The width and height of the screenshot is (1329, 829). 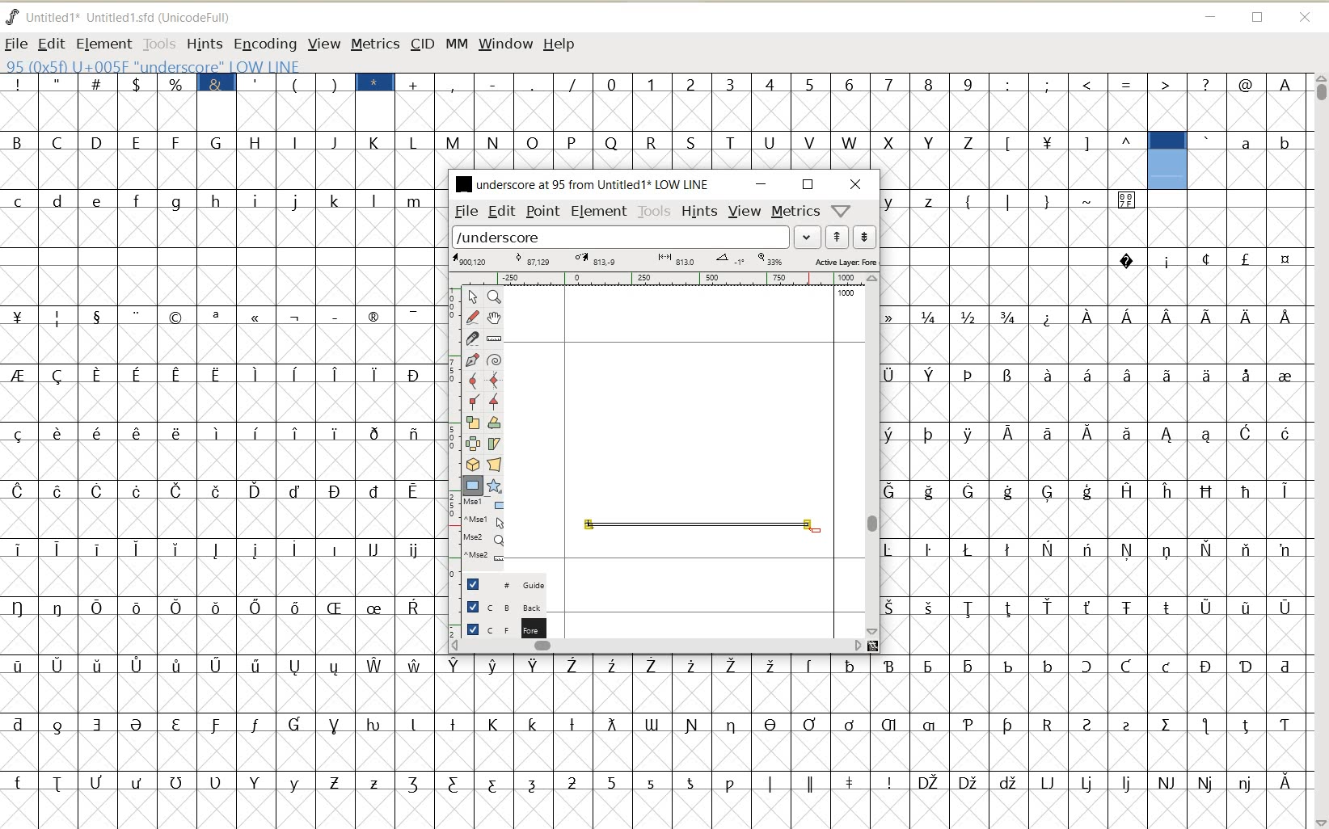 I want to click on ELLIPSE TOOL/CURSOR POSITION, so click(x=816, y=531).